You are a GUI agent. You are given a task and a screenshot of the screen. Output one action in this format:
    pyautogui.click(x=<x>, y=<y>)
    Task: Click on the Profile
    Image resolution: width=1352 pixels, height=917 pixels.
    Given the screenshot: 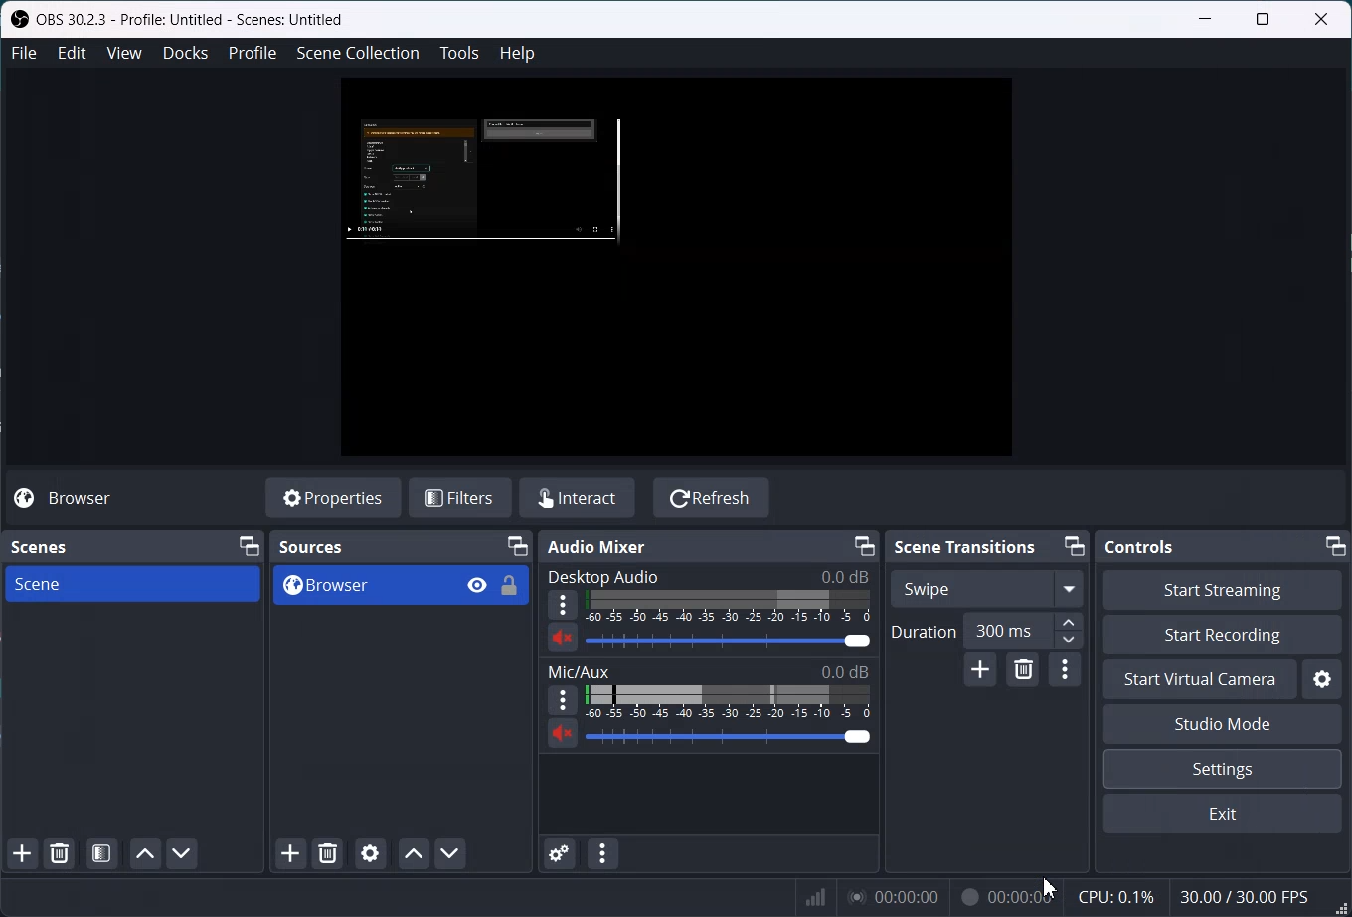 What is the action you would take?
    pyautogui.click(x=253, y=53)
    